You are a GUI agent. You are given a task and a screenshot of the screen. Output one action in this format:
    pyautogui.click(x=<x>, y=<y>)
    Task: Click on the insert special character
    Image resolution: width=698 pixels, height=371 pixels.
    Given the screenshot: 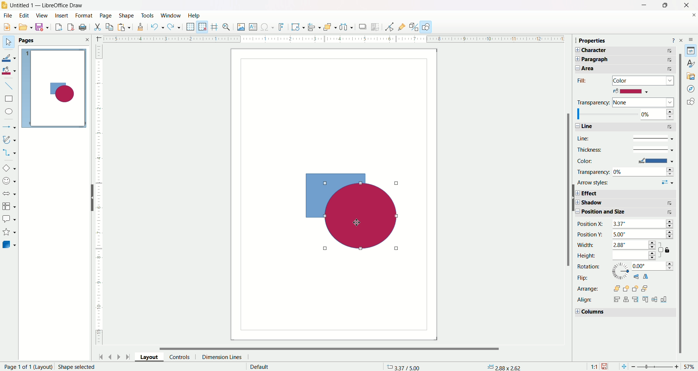 What is the action you would take?
    pyautogui.click(x=268, y=27)
    